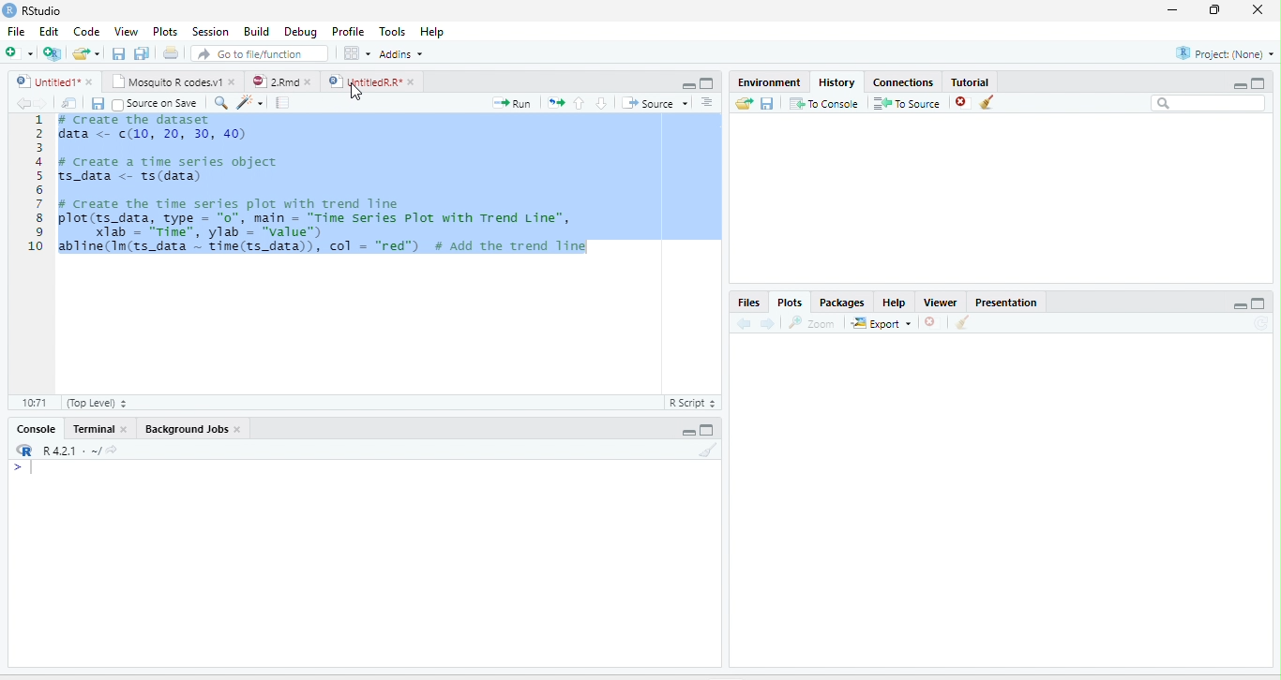  Describe the element at coordinates (963, 322) in the screenshot. I see `Clear all plots` at that location.